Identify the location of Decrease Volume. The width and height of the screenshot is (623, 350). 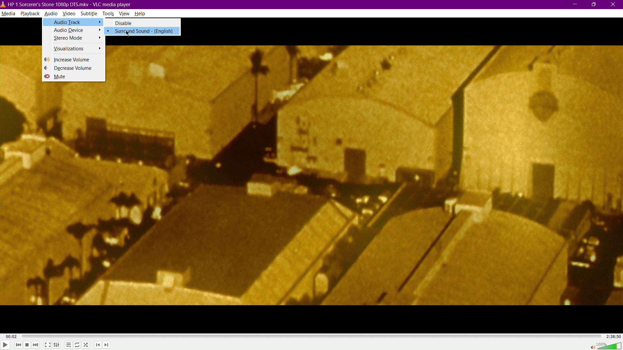
(74, 69).